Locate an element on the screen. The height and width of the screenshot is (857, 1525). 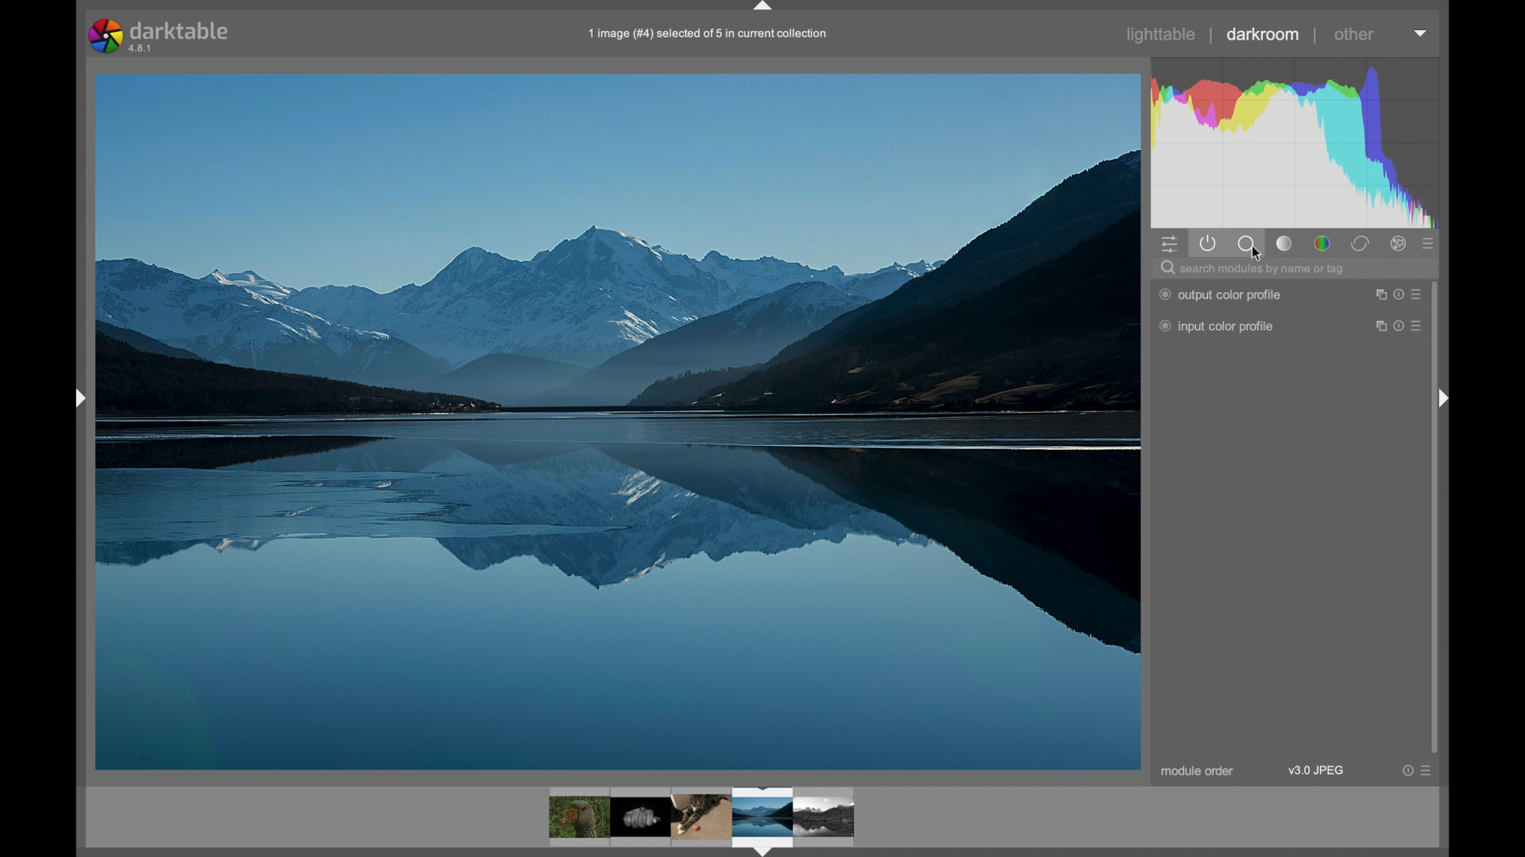
effect is located at coordinates (1400, 244).